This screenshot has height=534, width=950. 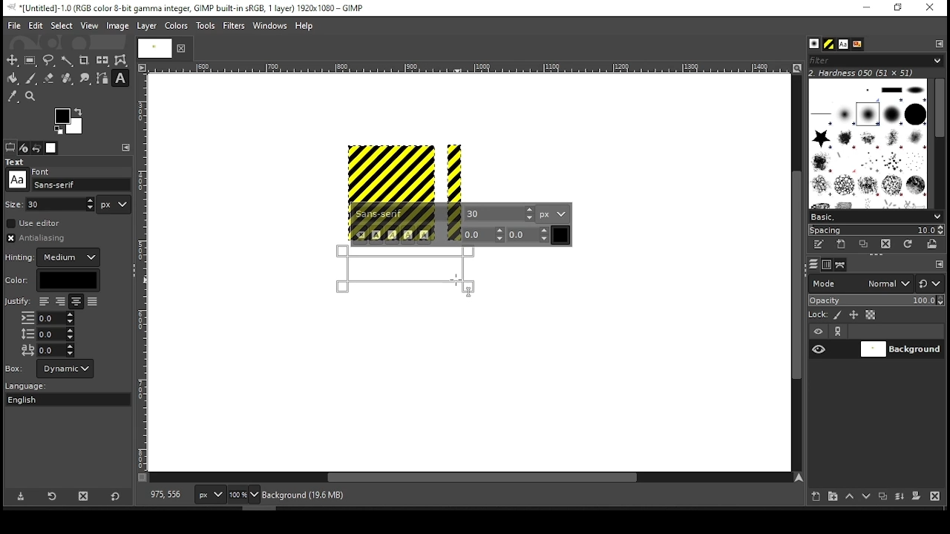 What do you see at coordinates (865, 73) in the screenshot?
I see `2. hardness 050 (51x51)` at bounding box center [865, 73].